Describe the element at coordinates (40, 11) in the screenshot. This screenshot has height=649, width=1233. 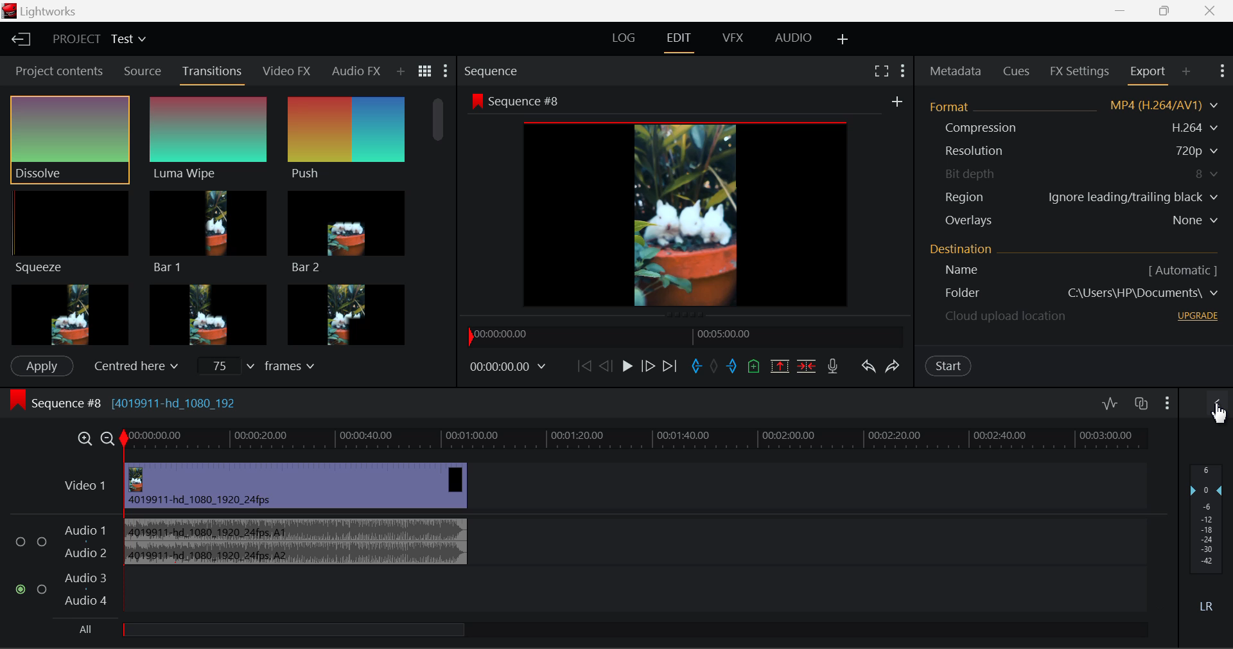
I see `Lightworks` at that location.